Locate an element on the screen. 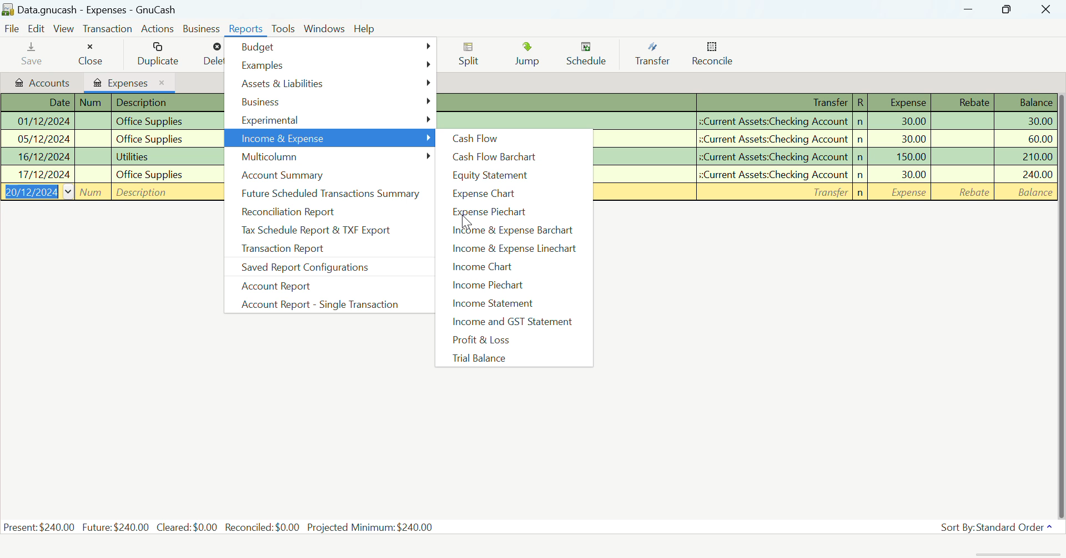  Close is located at coordinates (92, 54).